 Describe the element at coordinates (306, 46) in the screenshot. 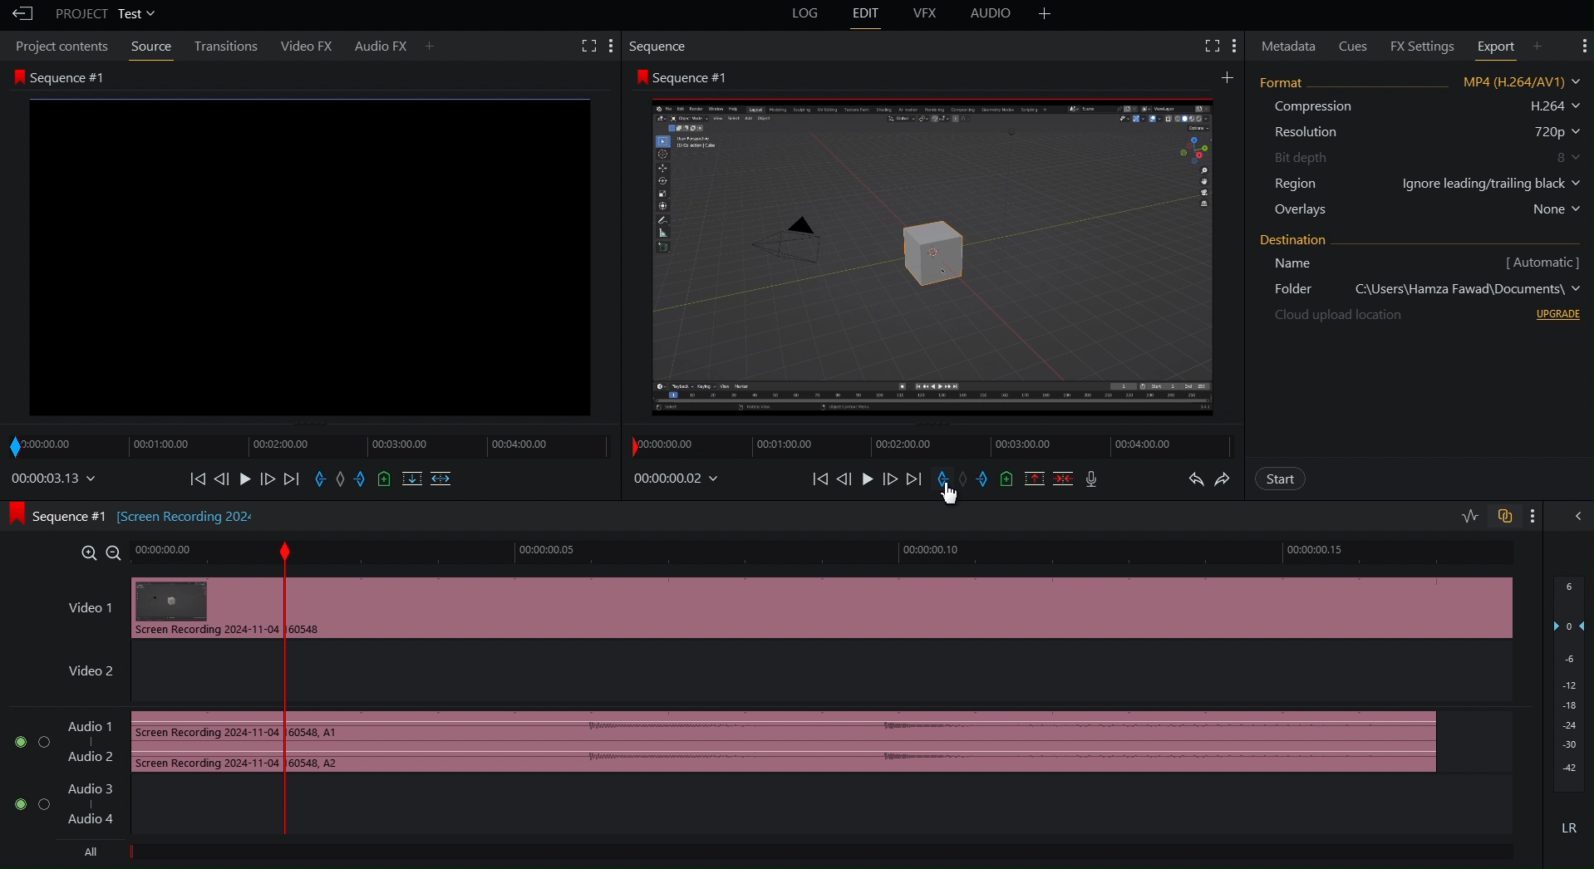

I see `Video FX` at that location.